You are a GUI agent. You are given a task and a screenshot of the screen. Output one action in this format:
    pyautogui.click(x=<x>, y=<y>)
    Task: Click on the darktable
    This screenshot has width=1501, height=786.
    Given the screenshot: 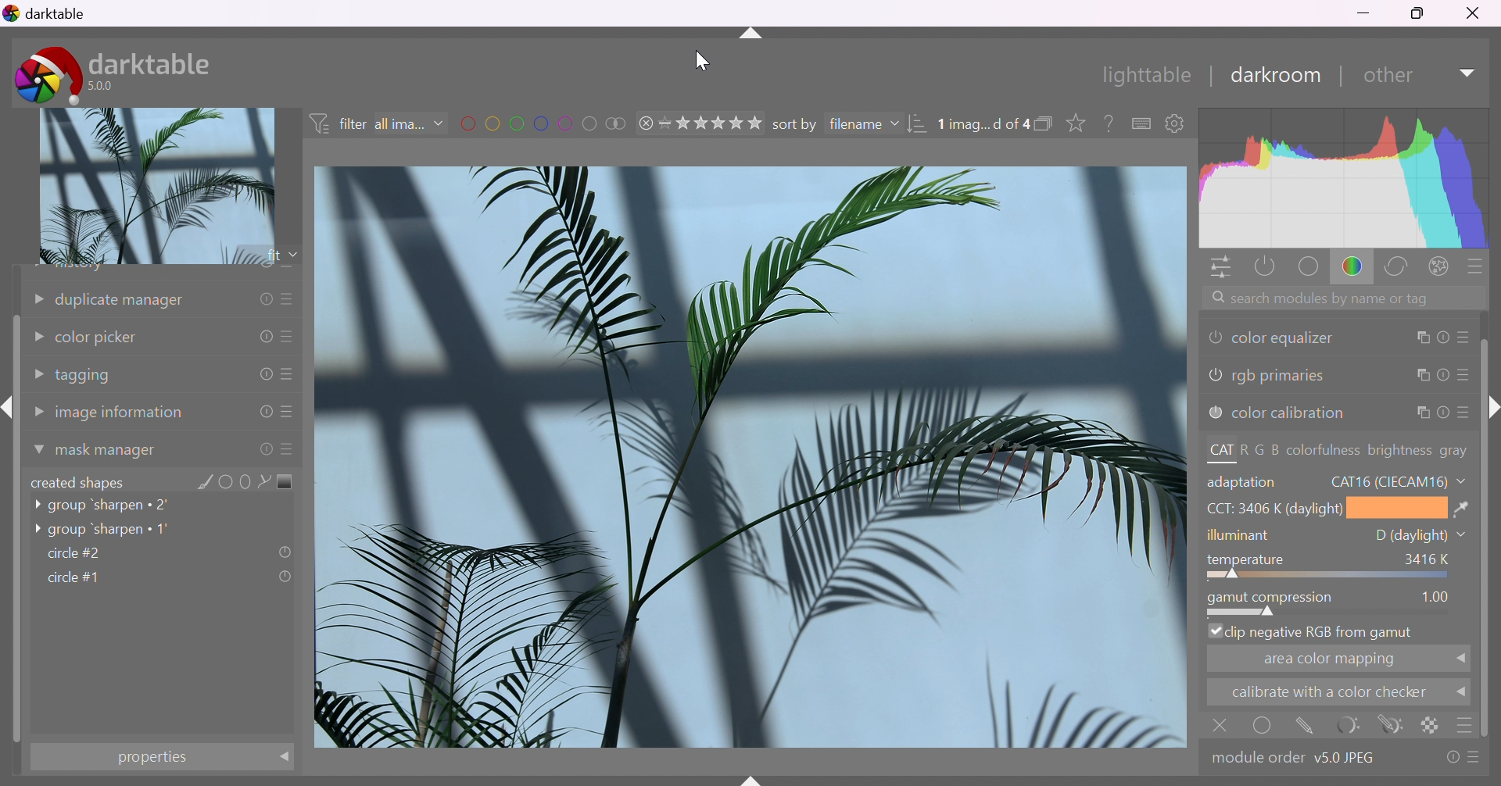 What is the action you would take?
    pyautogui.click(x=41, y=12)
    